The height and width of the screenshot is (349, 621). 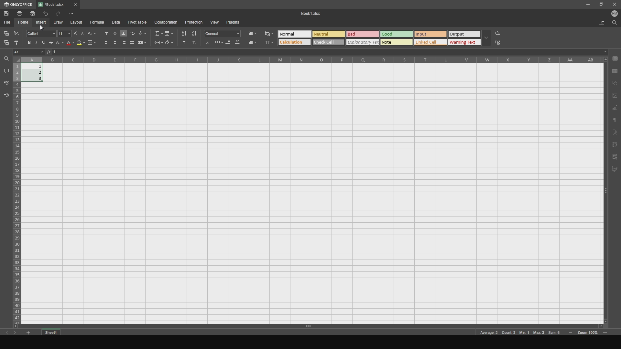 What do you see at coordinates (224, 34) in the screenshot?
I see `` at bounding box center [224, 34].